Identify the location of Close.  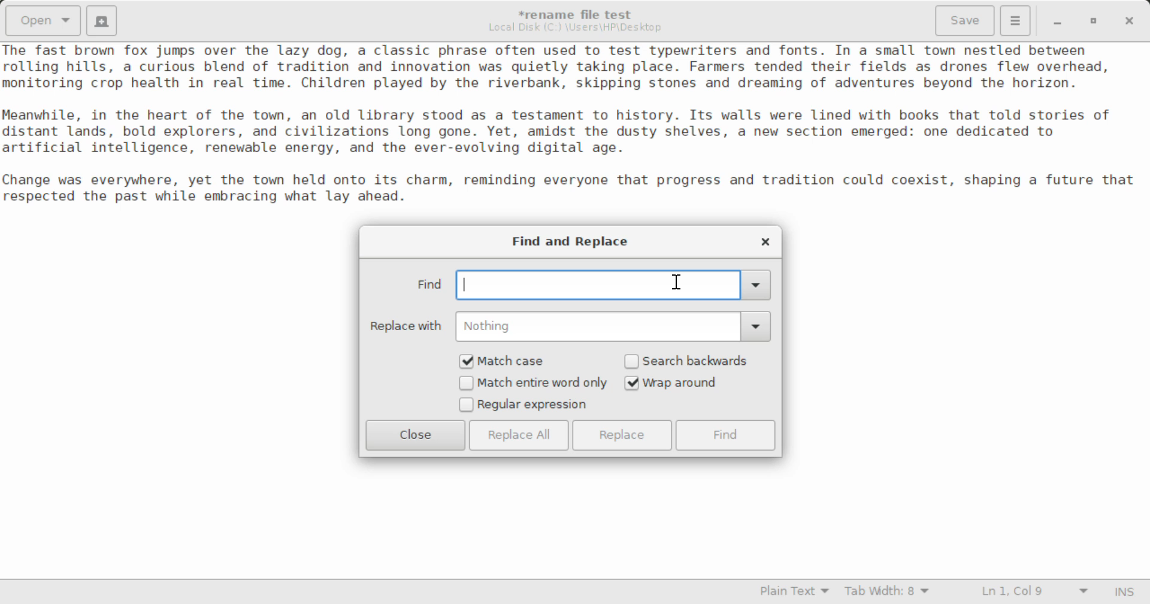
(416, 435).